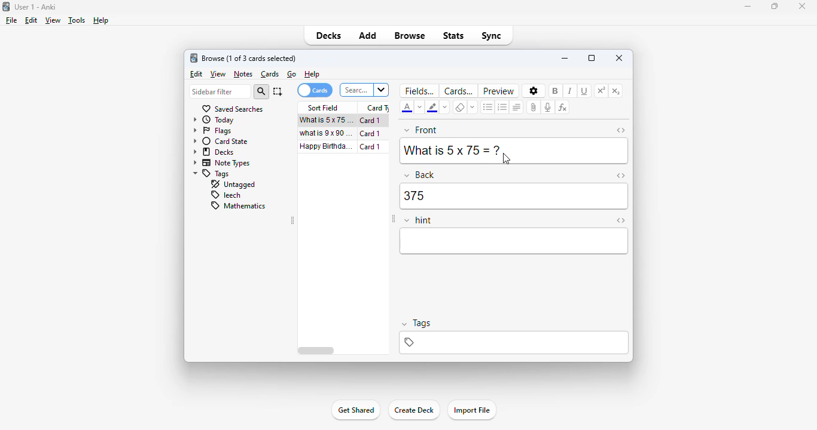  What do you see at coordinates (32, 21) in the screenshot?
I see `edit` at bounding box center [32, 21].